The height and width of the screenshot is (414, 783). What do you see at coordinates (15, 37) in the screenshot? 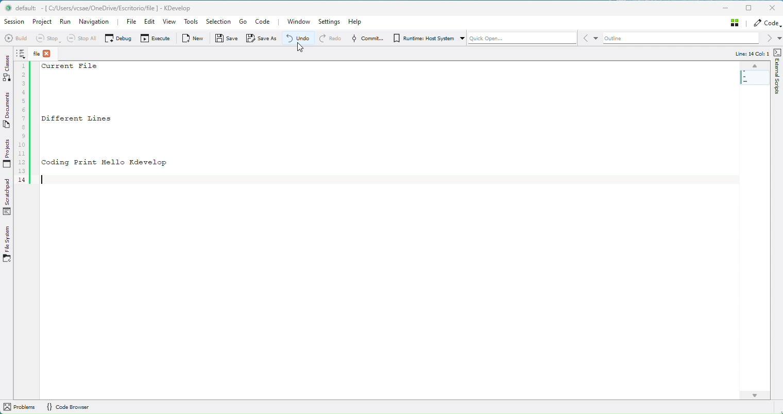
I see `build` at bounding box center [15, 37].